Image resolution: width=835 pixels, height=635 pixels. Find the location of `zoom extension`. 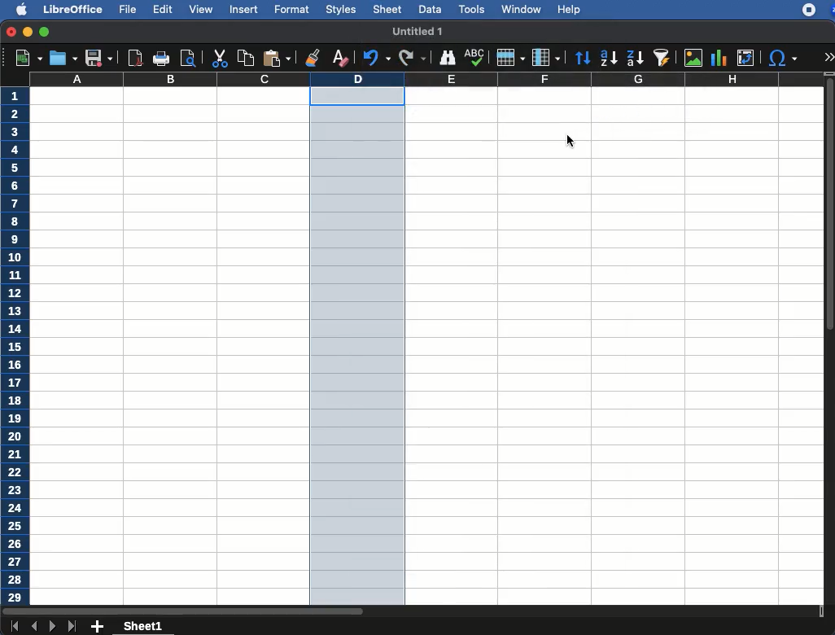

zoom extension is located at coordinates (830, 10).